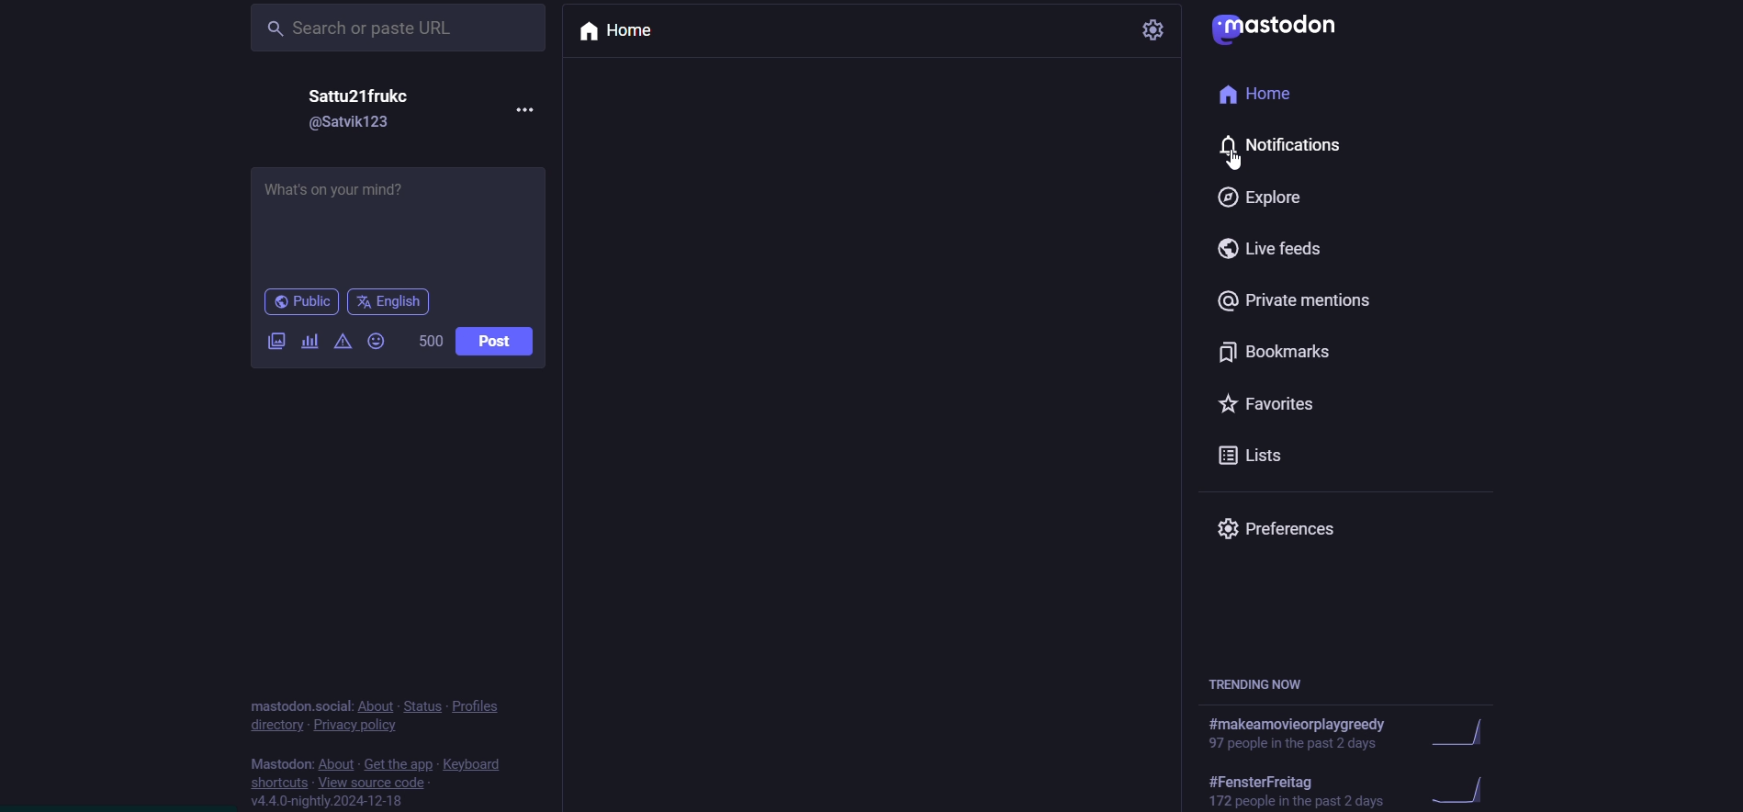  What do you see at coordinates (432, 339) in the screenshot?
I see `500` at bounding box center [432, 339].